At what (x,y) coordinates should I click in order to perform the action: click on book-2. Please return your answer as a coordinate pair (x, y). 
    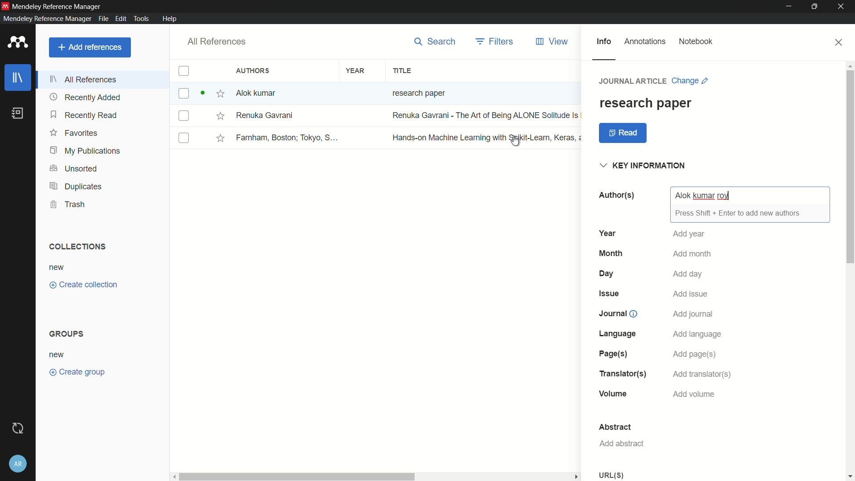
    Looking at the image, I should click on (378, 116).